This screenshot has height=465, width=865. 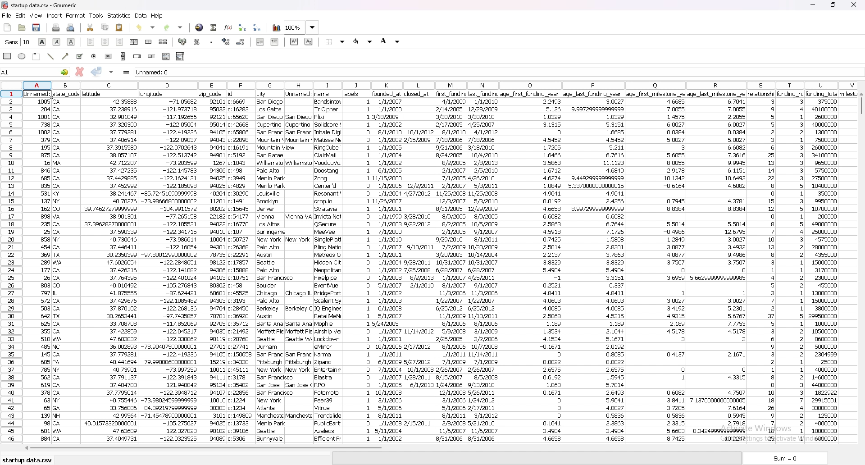 I want to click on scroll bar, so click(x=123, y=56).